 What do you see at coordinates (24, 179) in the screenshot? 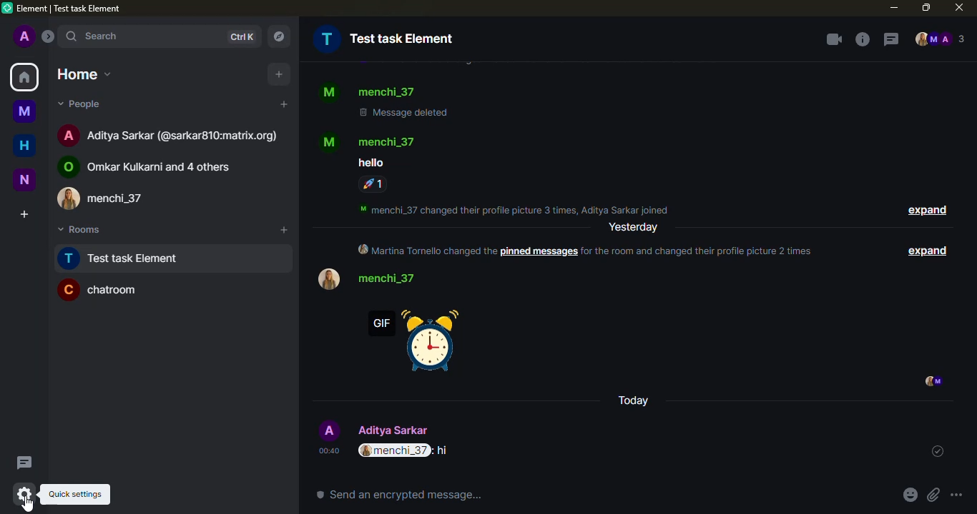
I see `new` at bounding box center [24, 179].